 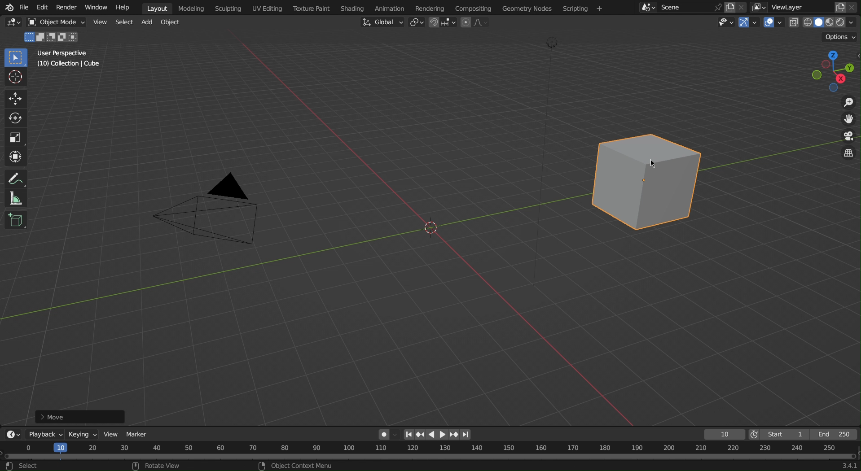 What do you see at coordinates (53, 38) in the screenshot?
I see `Mode` at bounding box center [53, 38].